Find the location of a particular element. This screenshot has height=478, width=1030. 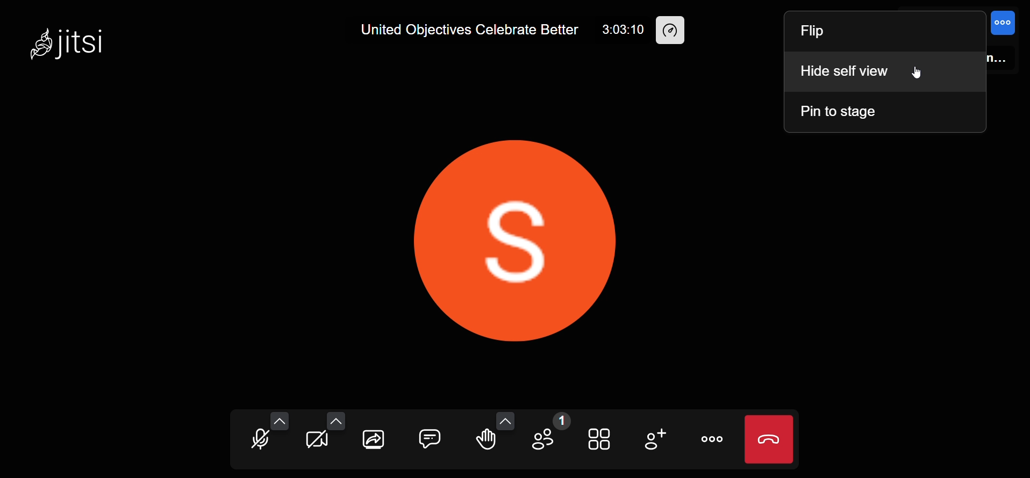

3:03:10 is located at coordinates (620, 30).